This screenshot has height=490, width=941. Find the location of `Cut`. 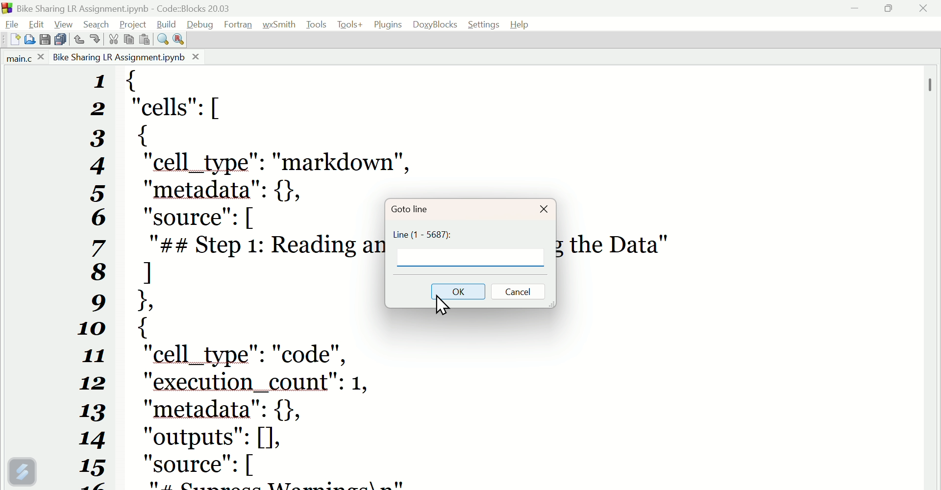

Cut is located at coordinates (111, 39).